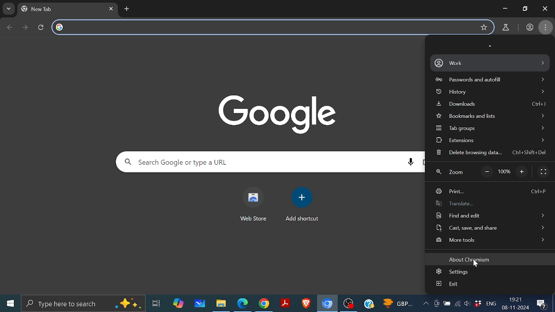 This screenshot has width=555, height=312. Describe the element at coordinates (280, 113) in the screenshot. I see `Google Icon` at that location.